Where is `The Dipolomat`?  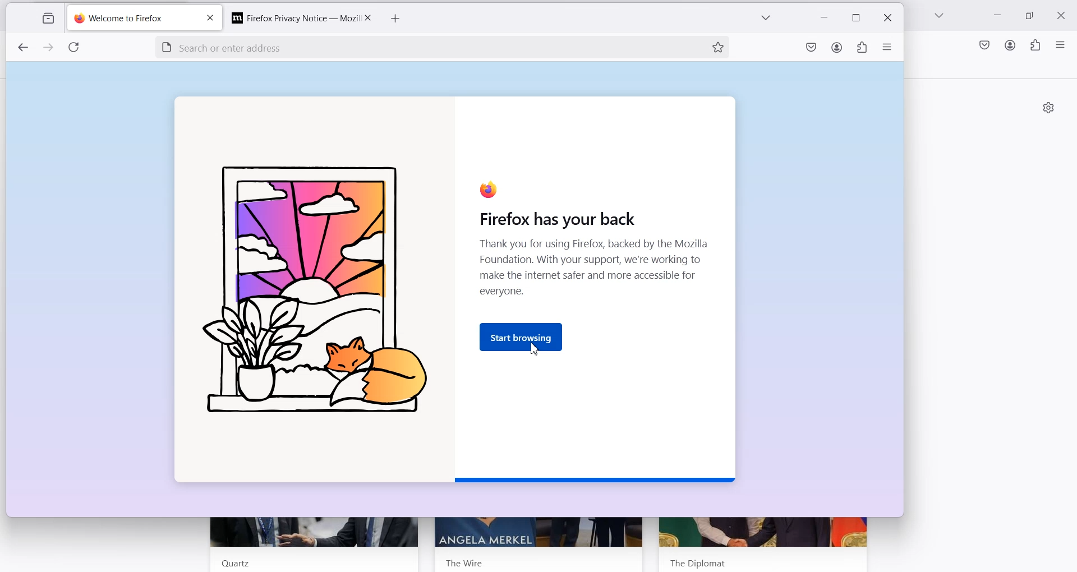 The Dipolomat is located at coordinates (694, 561).